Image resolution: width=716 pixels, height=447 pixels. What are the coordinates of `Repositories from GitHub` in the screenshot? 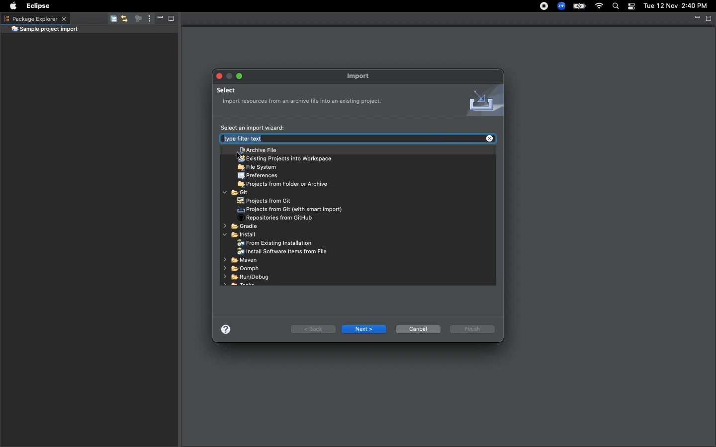 It's located at (279, 219).